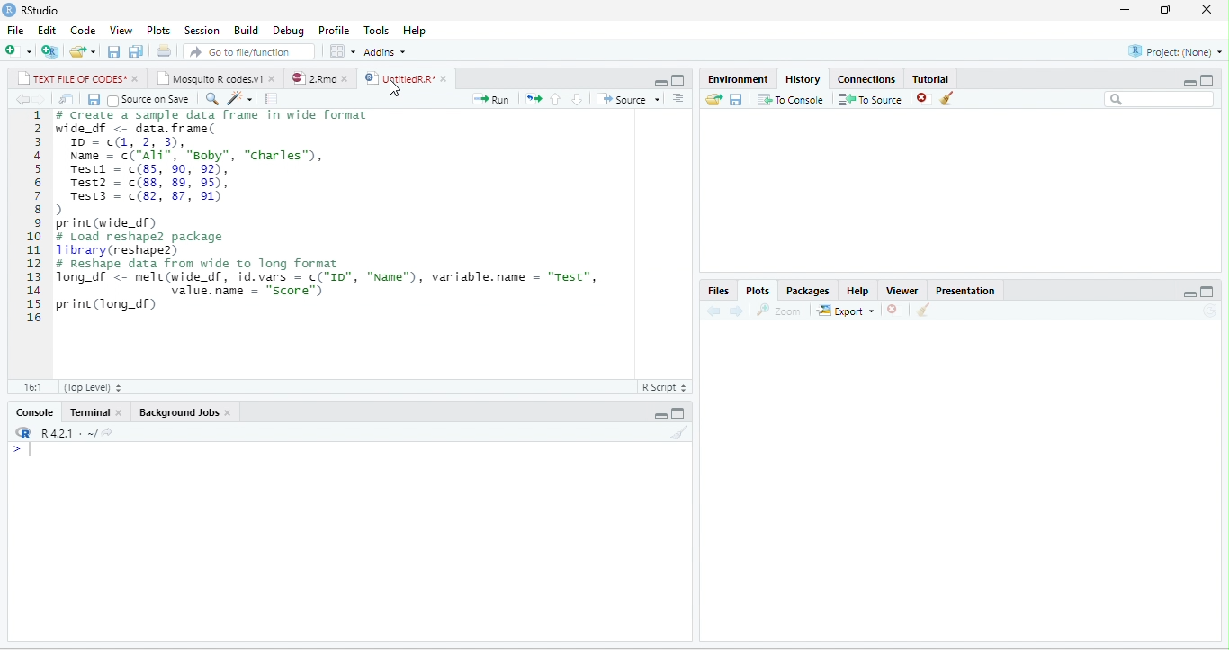 This screenshot has width=1229, height=650. What do you see at coordinates (681, 101) in the screenshot?
I see `down` at bounding box center [681, 101].